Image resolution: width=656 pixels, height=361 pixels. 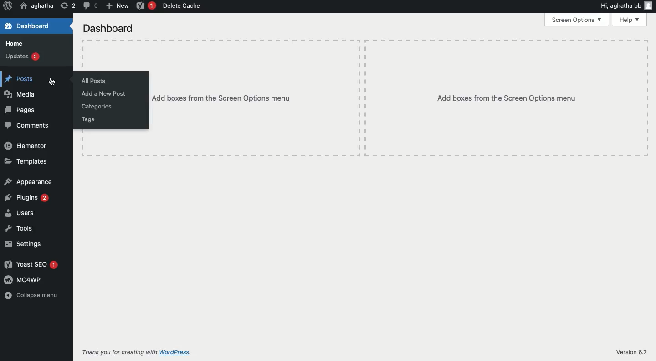 I want to click on Home, so click(x=14, y=43).